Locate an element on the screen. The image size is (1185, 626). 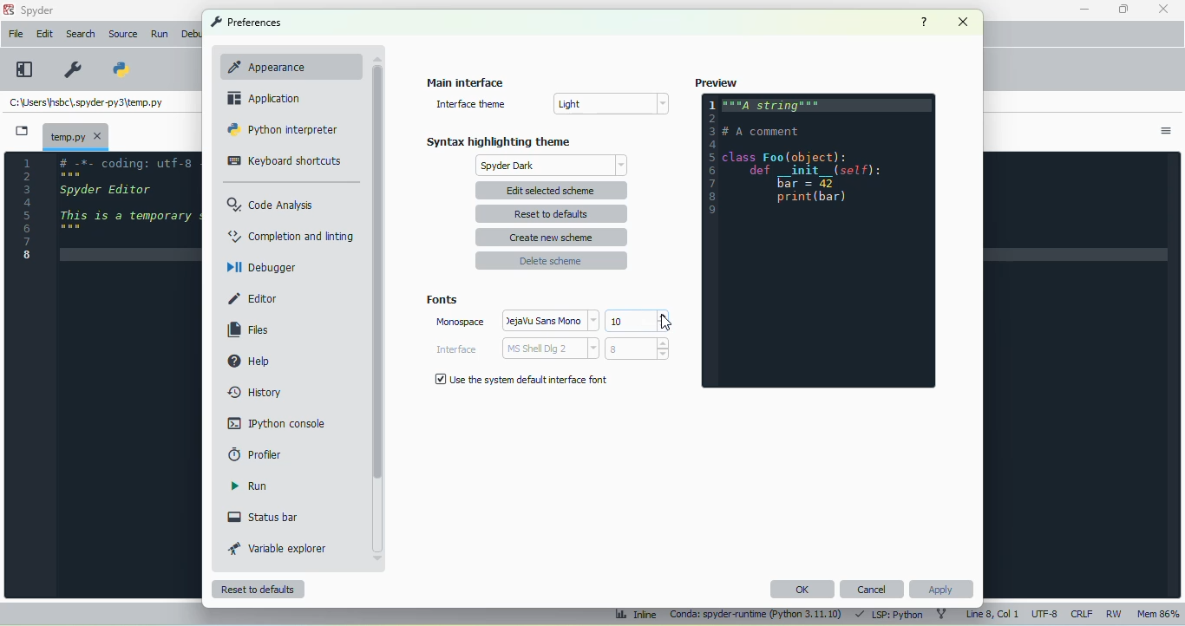
interface is located at coordinates (456, 349).